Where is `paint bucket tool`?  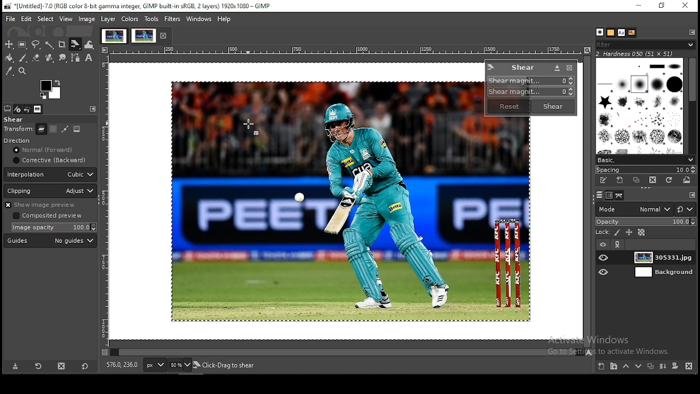 paint bucket tool is located at coordinates (10, 59).